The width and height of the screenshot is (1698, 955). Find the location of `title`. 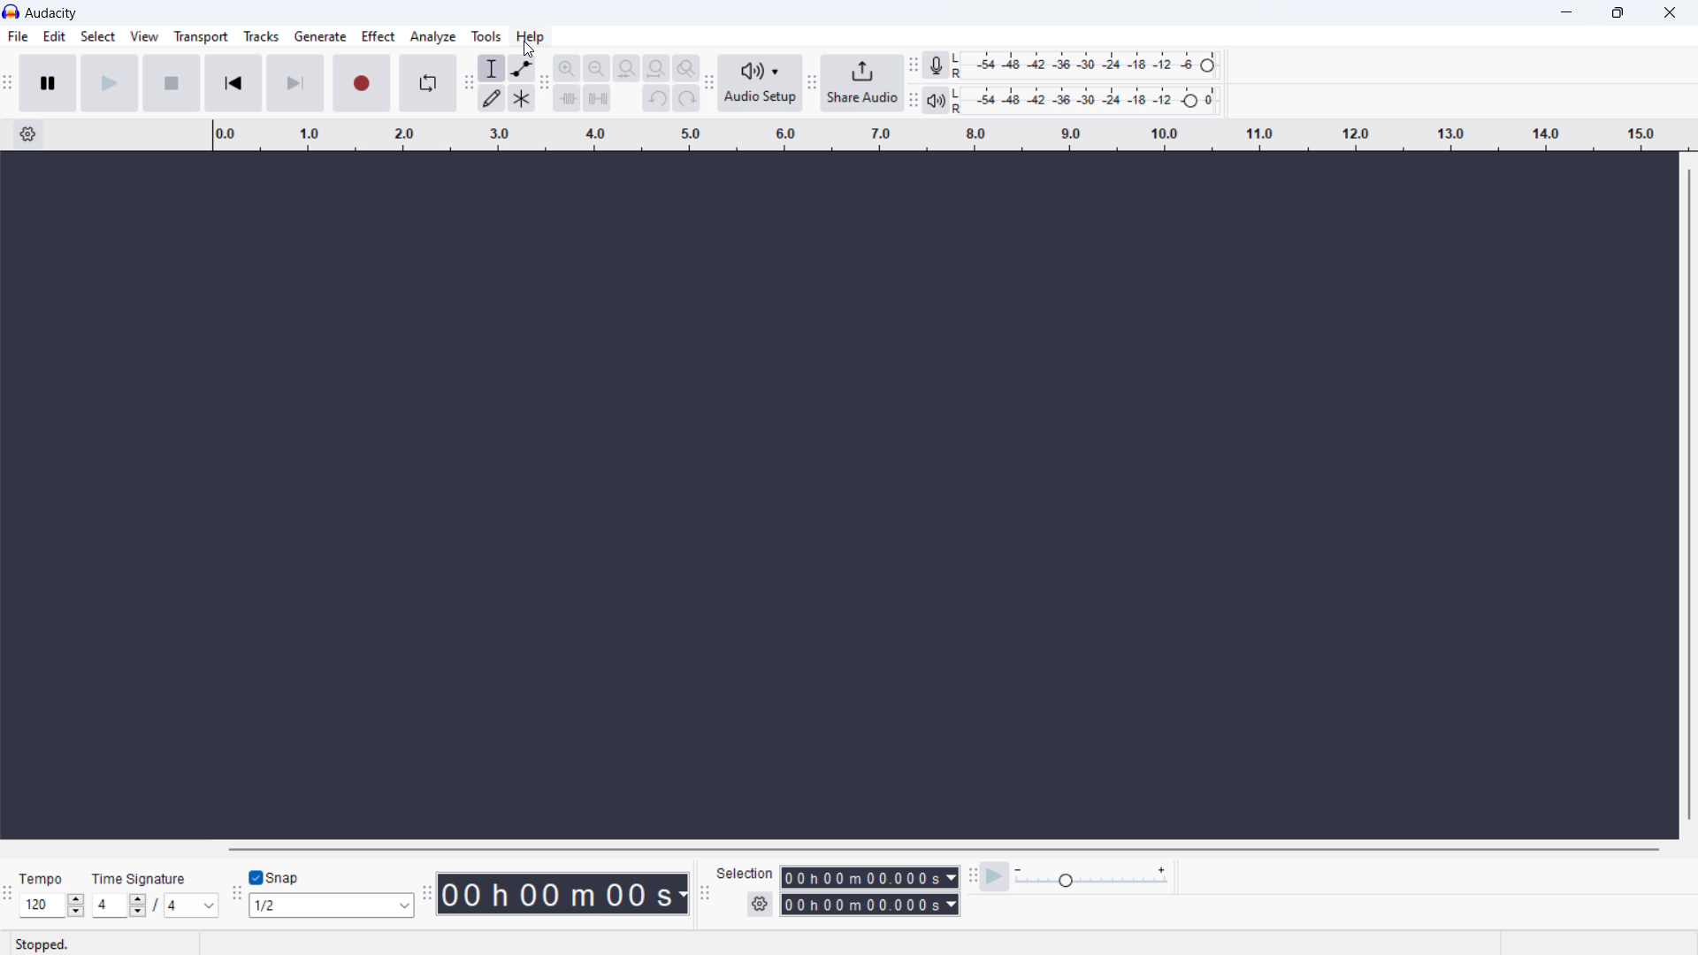

title is located at coordinates (52, 13).